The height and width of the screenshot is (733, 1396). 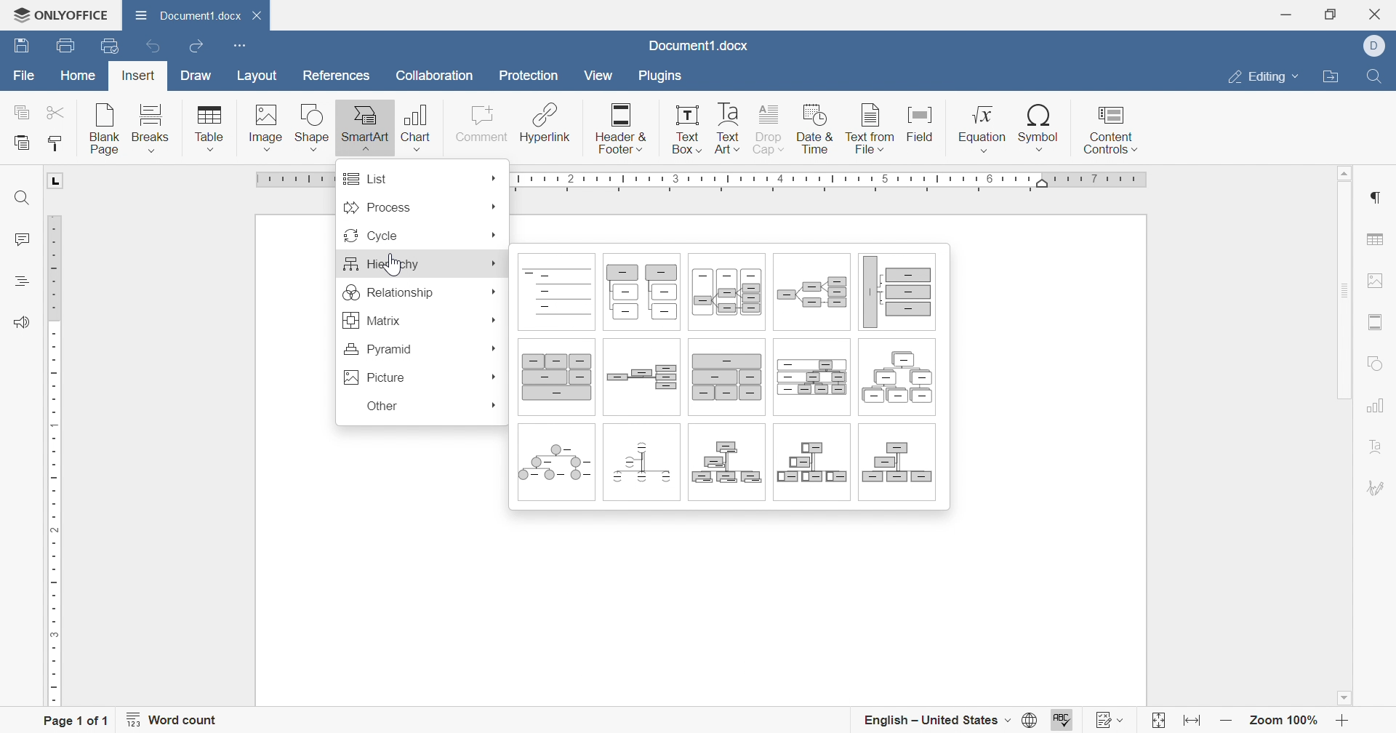 What do you see at coordinates (62, 46) in the screenshot?
I see `Print file` at bounding box center [62, 46].